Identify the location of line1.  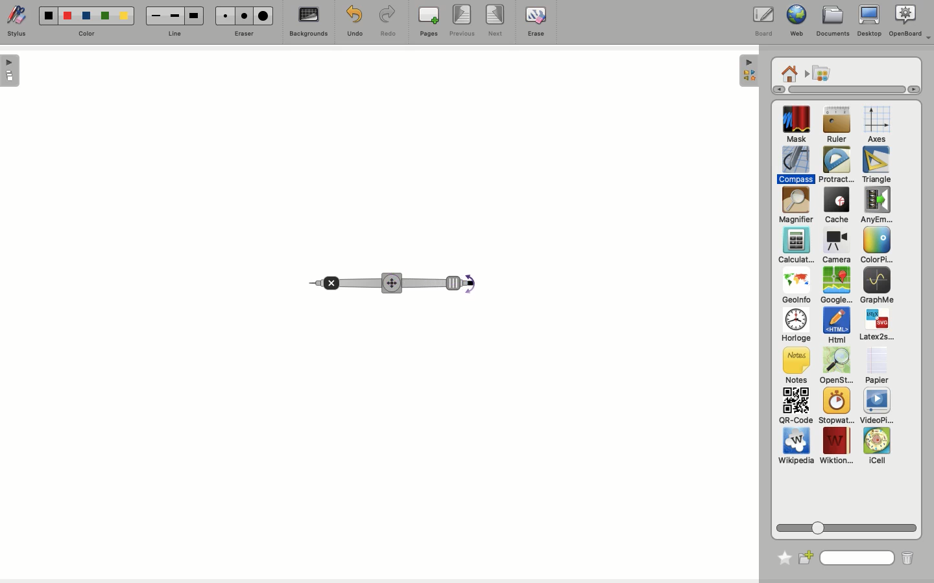
(155, 15).